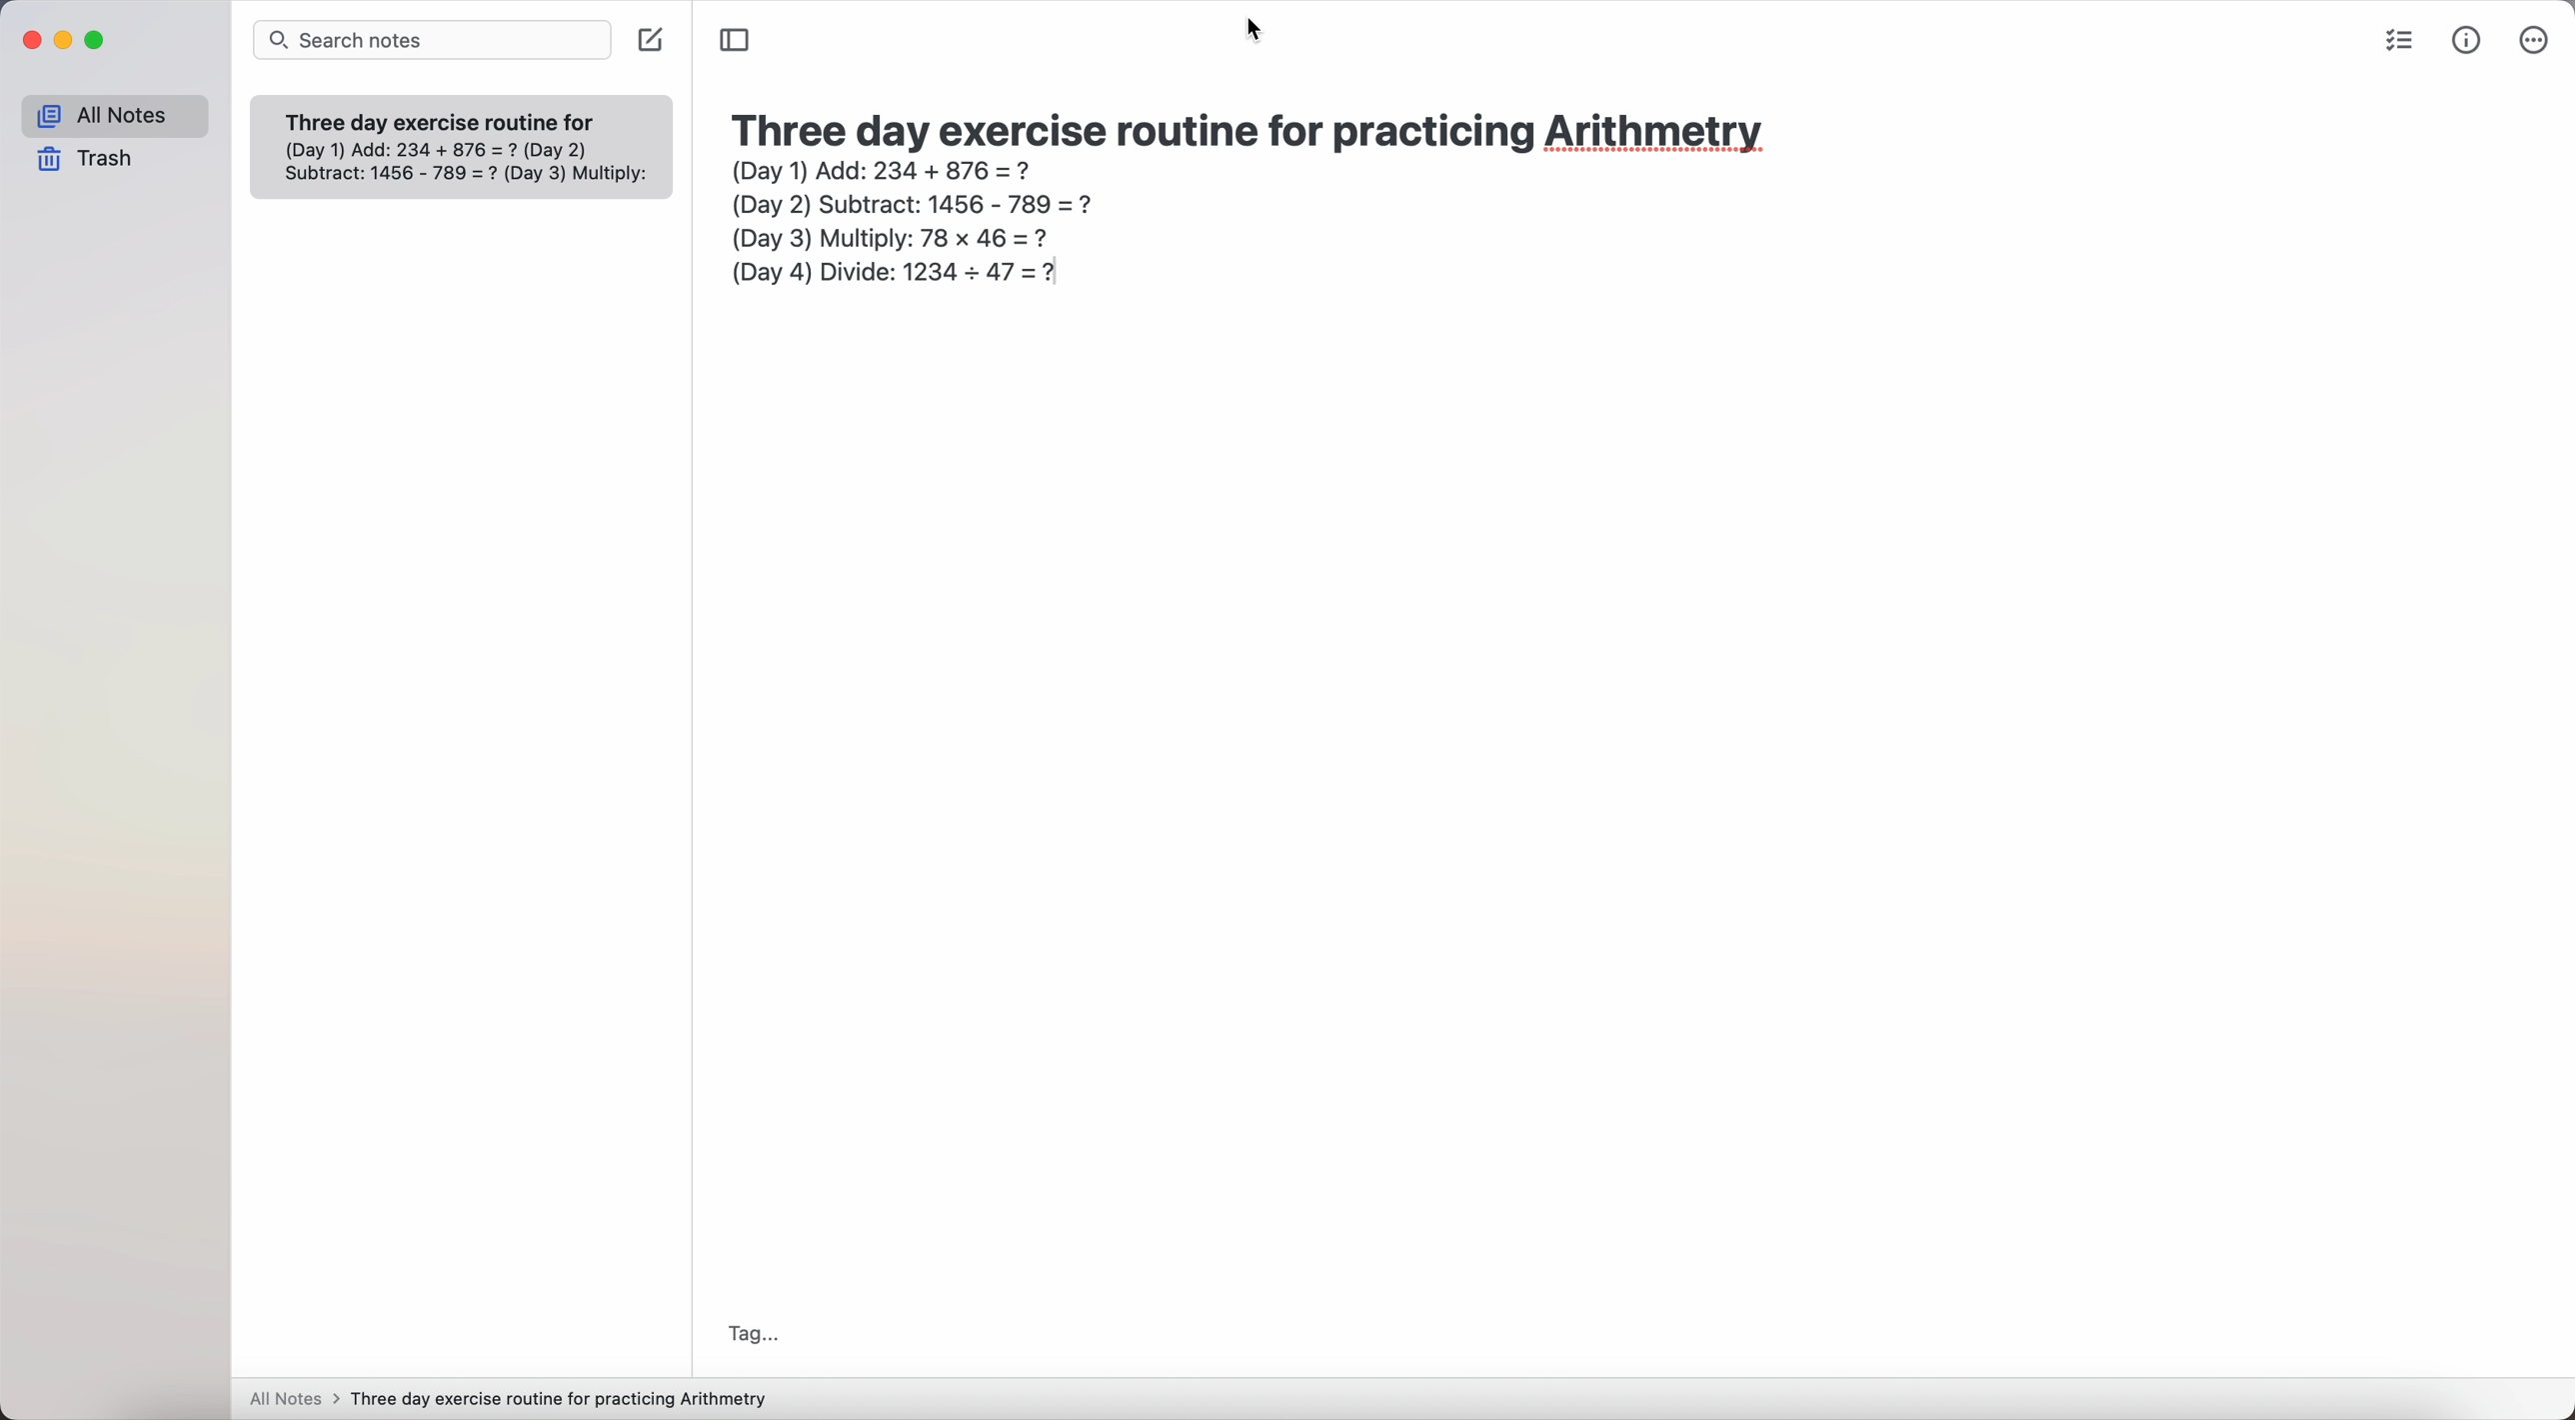 This screenshot has width=2575, height=1420. What do you see at coordinates (565, 1399) in the screenshot?
I see `Three day exercise routine for practicing Arithmetry` at bounding box center [565, 1399].